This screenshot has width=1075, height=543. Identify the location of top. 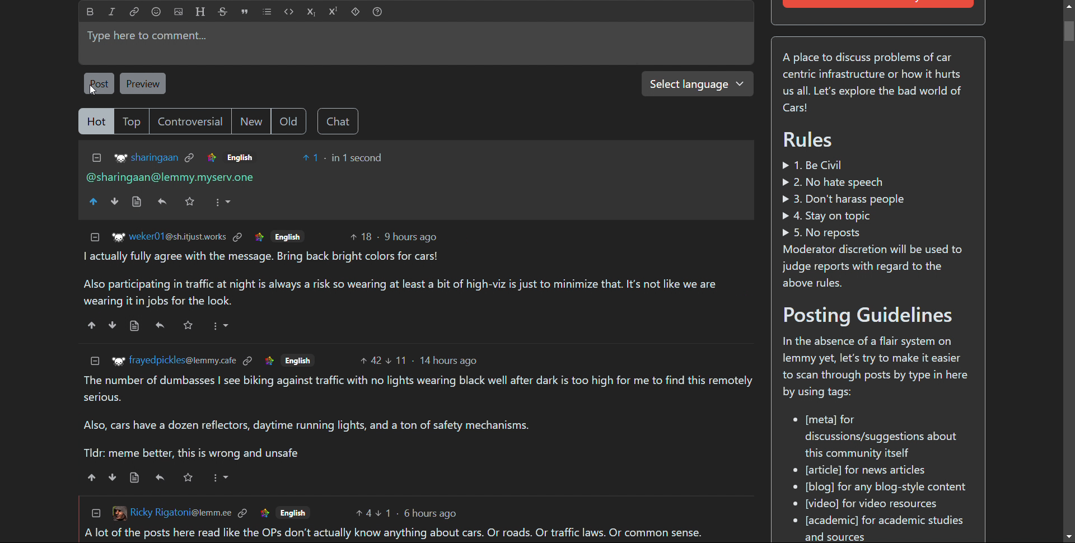
(131, 121).